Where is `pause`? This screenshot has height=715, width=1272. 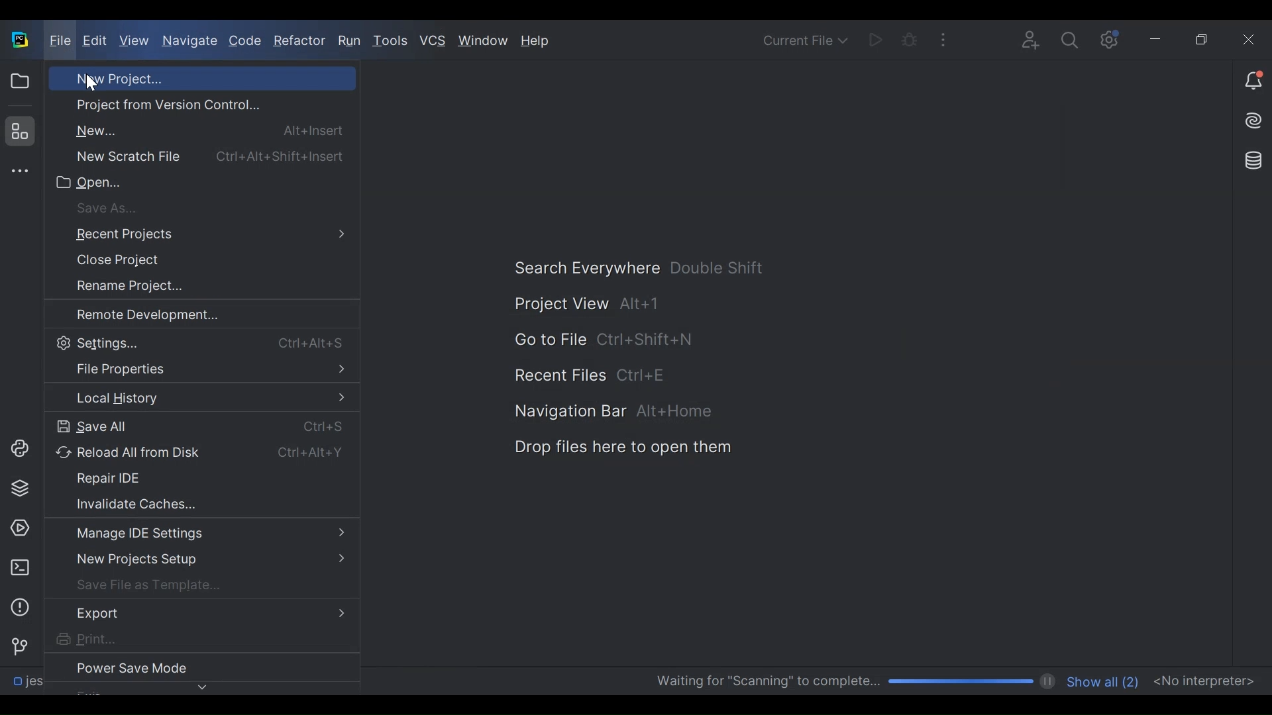 pause is located at coordinates (1048, 682).